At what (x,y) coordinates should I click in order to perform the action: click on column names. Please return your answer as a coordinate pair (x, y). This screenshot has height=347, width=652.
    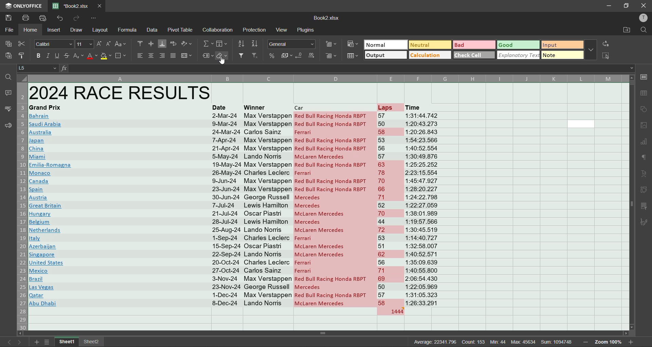
    Looking at the image, I should click on (326, 77).